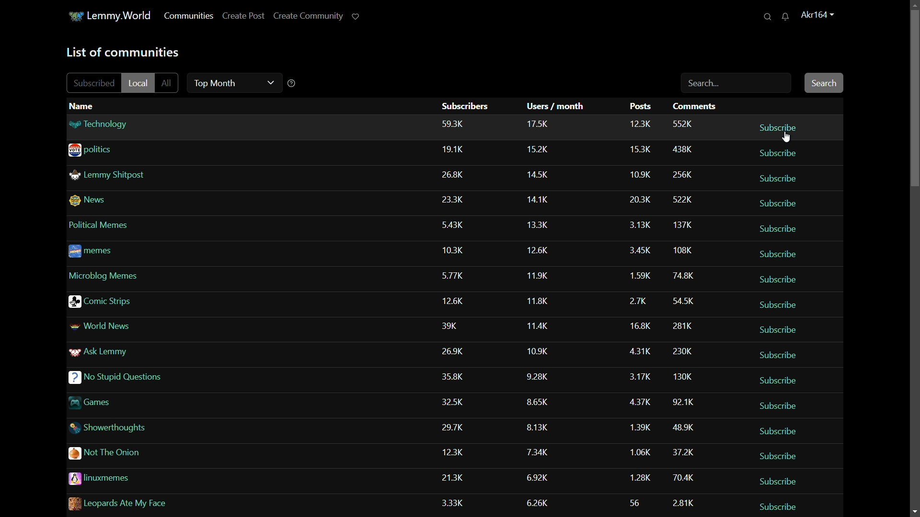 This screenshot has width=920, height=517. I want to click on communities name, so click(149, 277).